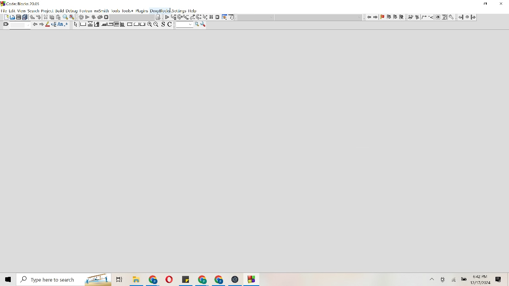  What do you see at coordinates (16, 25) in the screenshot?
I see `Find` at bounding box center [16, 25].